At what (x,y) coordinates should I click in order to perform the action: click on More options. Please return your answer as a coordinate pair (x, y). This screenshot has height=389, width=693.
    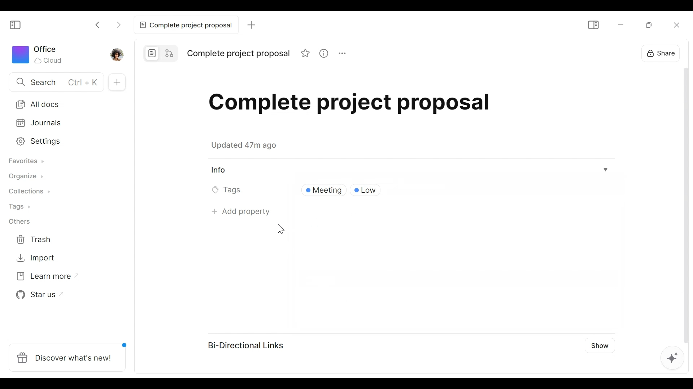
    Looking at the image, I should click on (341, 53).